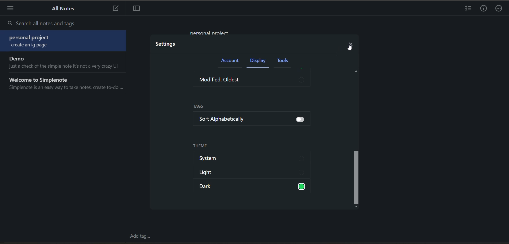 The image size is (509, 244). What do you see at coordinates (253, 81) in the screenshot?
I see `modified: oldest` at bounding box center [253, 81].